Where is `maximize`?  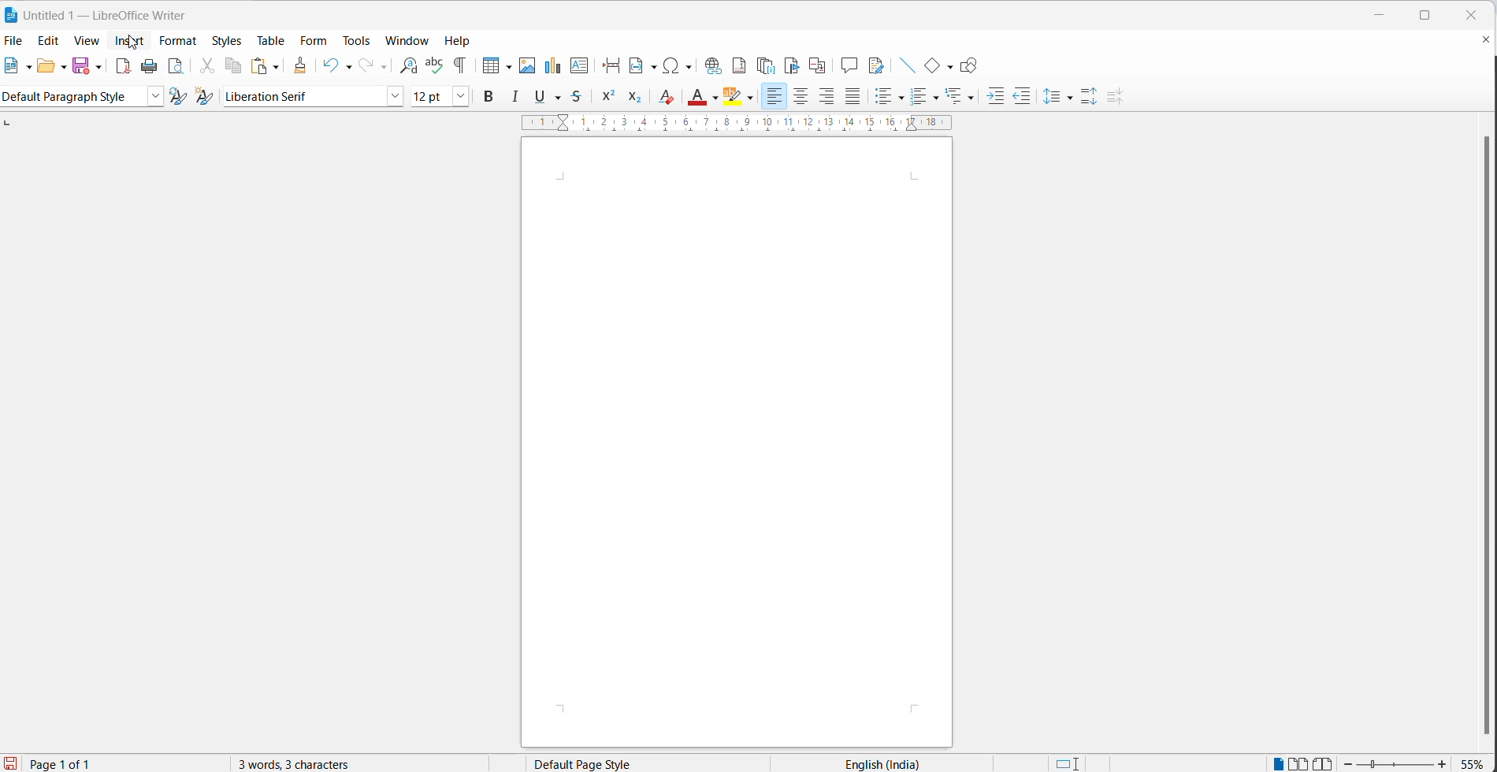 maximize is located at coordinates (1425, 17).